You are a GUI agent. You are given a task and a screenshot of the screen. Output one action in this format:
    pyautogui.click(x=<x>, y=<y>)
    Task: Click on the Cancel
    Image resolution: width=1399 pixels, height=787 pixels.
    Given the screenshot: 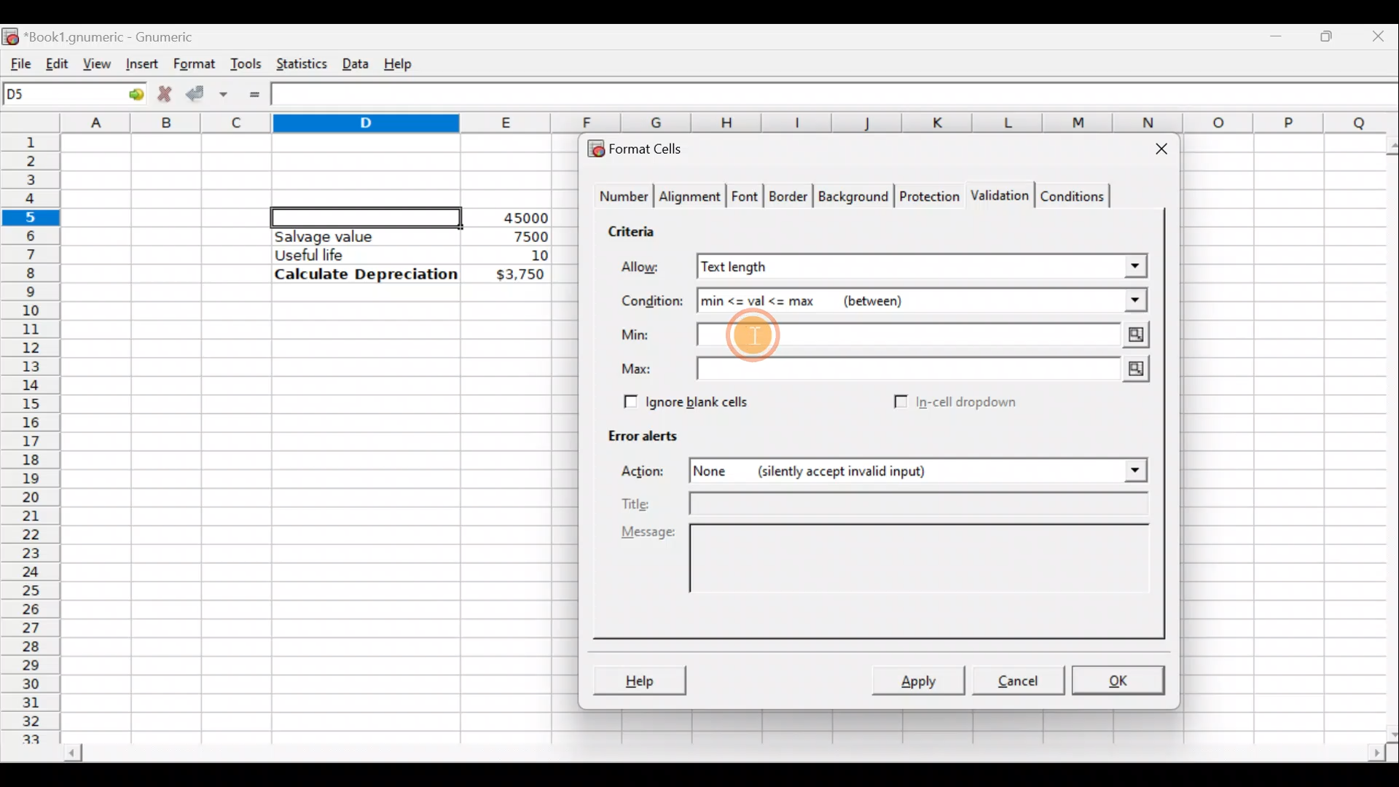 What is the action you would take?
    pyautogui.click(x=1016, y=679)
    